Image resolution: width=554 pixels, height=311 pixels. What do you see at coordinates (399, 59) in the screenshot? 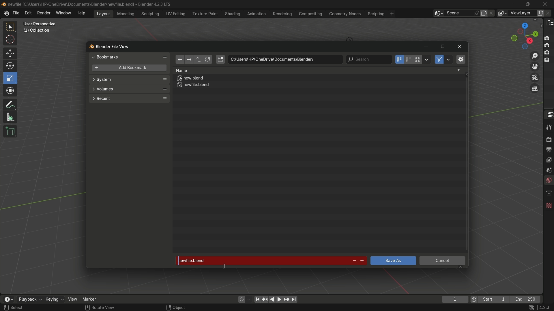
I see `vertical list` at bounding box center [399, 59].